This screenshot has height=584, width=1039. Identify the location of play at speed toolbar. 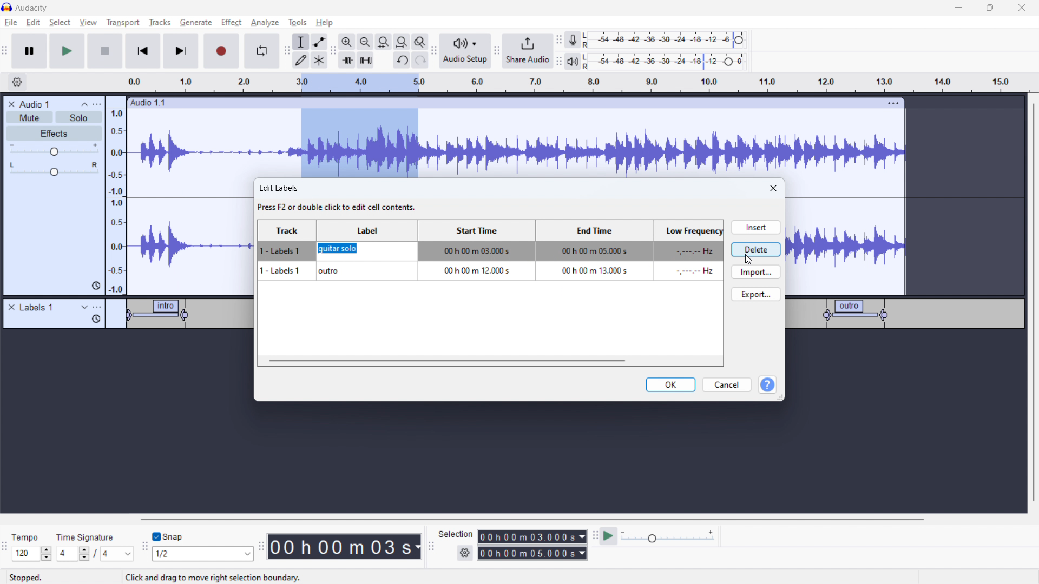
(595, 537).